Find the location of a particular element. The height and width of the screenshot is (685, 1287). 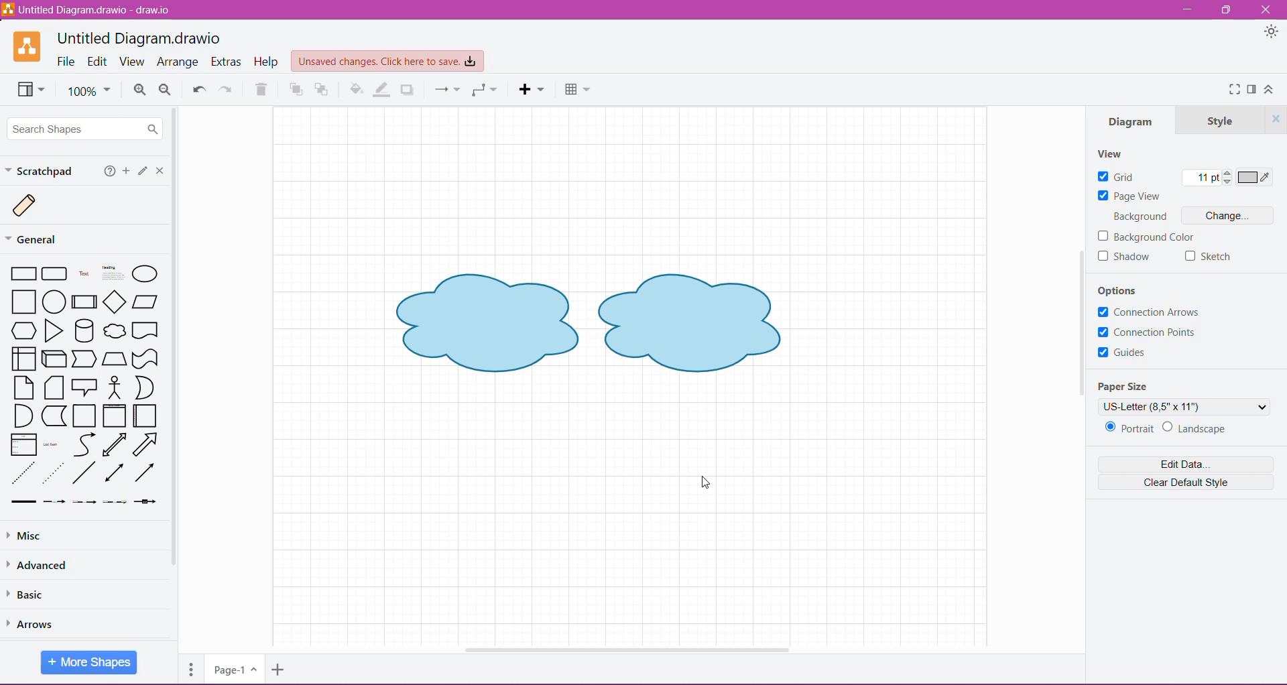

Horizontal Scroll Bar is located at coordinates (625, 649).